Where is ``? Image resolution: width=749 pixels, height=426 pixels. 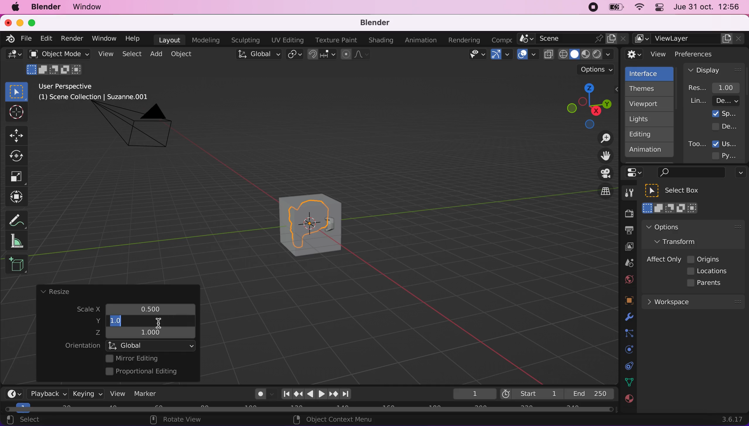
 is located at coordinates (16, 113).